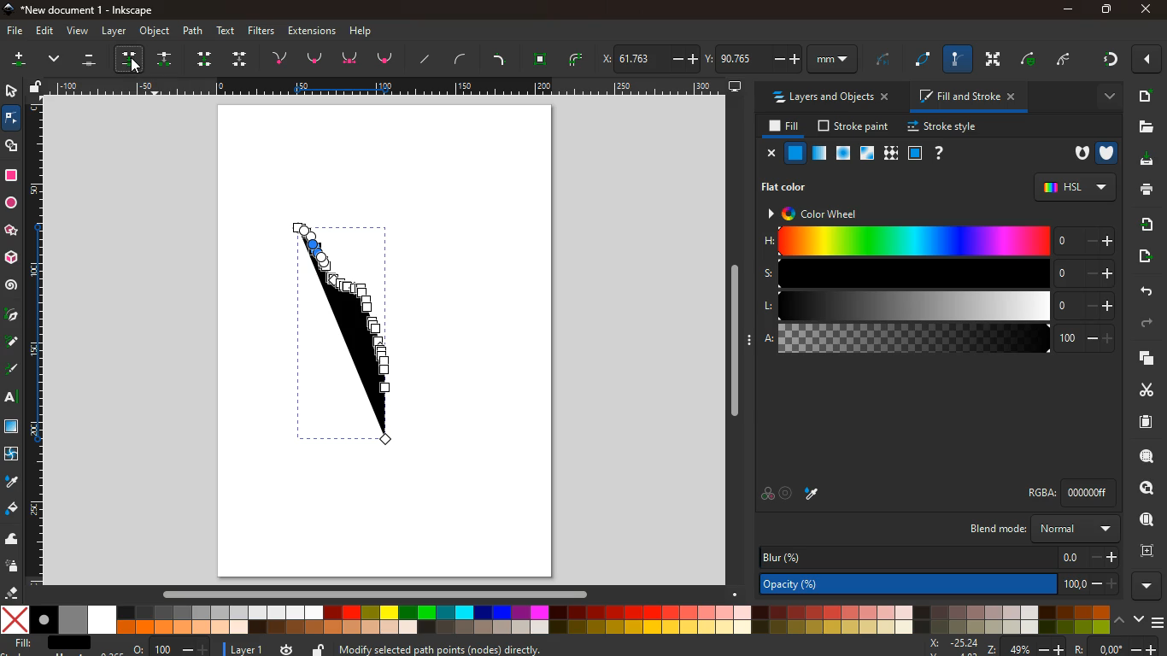 This screenshot has height=656, width=1167. Describe the element at coordinates (387, 61) in the screenshot. I see `bottom` at that location.